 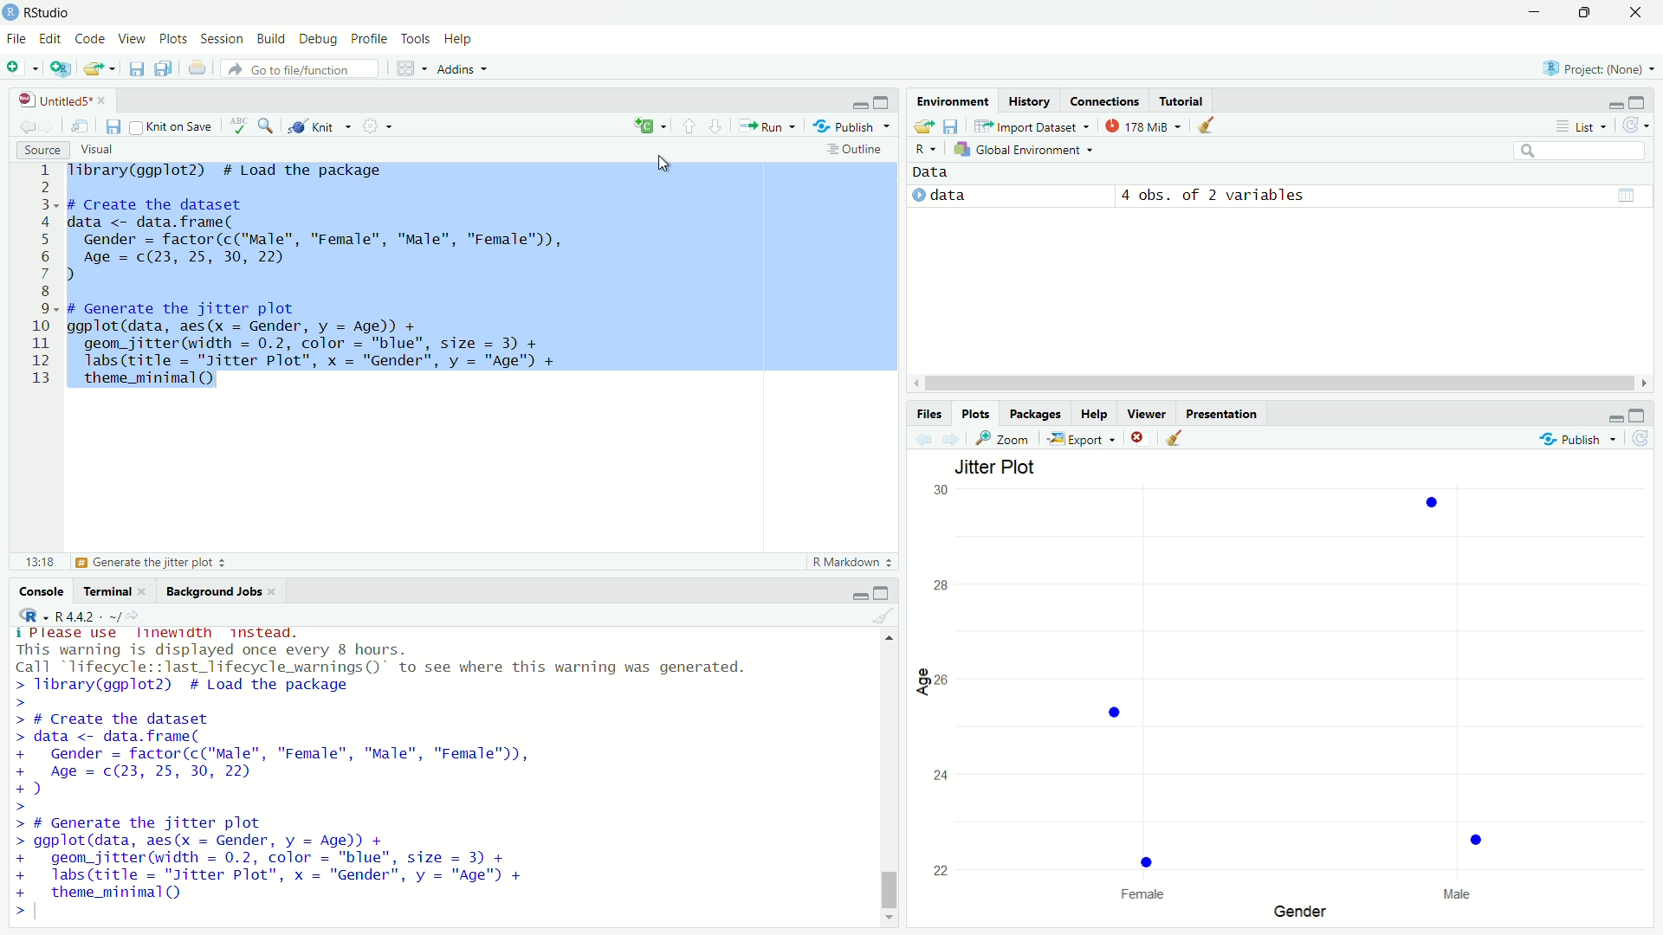 What do you see at coordinates (87, 616) in the screenshot?
I see `R 4.4.2 . ~/` at bounding box center [87, 616].